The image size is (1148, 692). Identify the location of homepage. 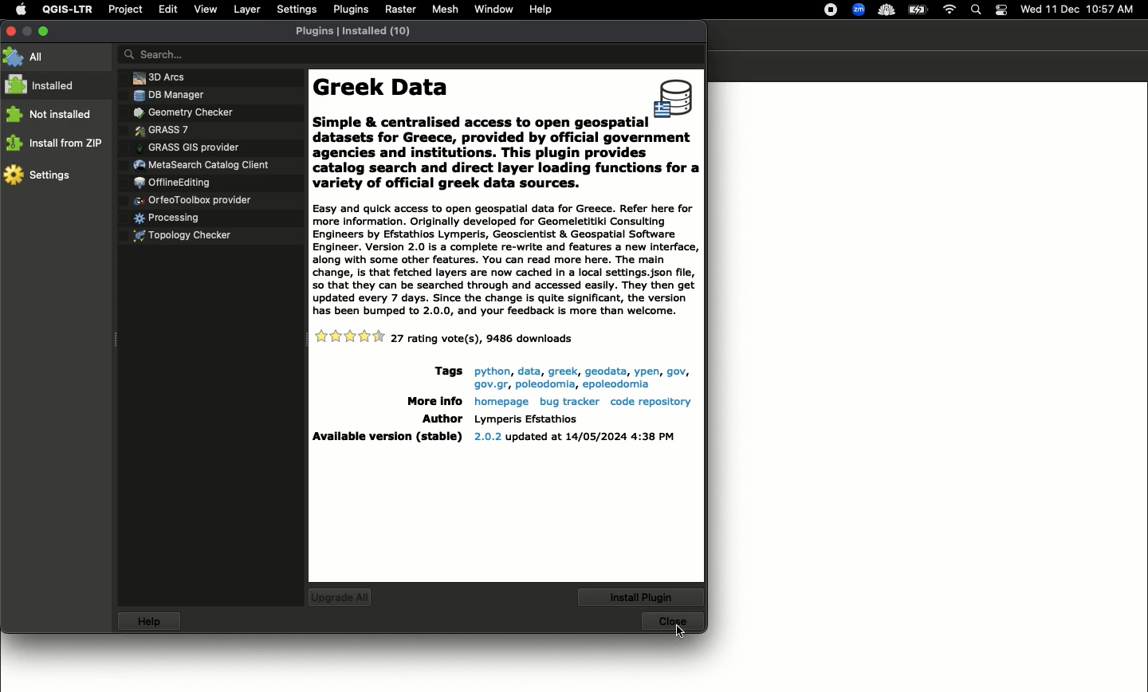
(499, 403).